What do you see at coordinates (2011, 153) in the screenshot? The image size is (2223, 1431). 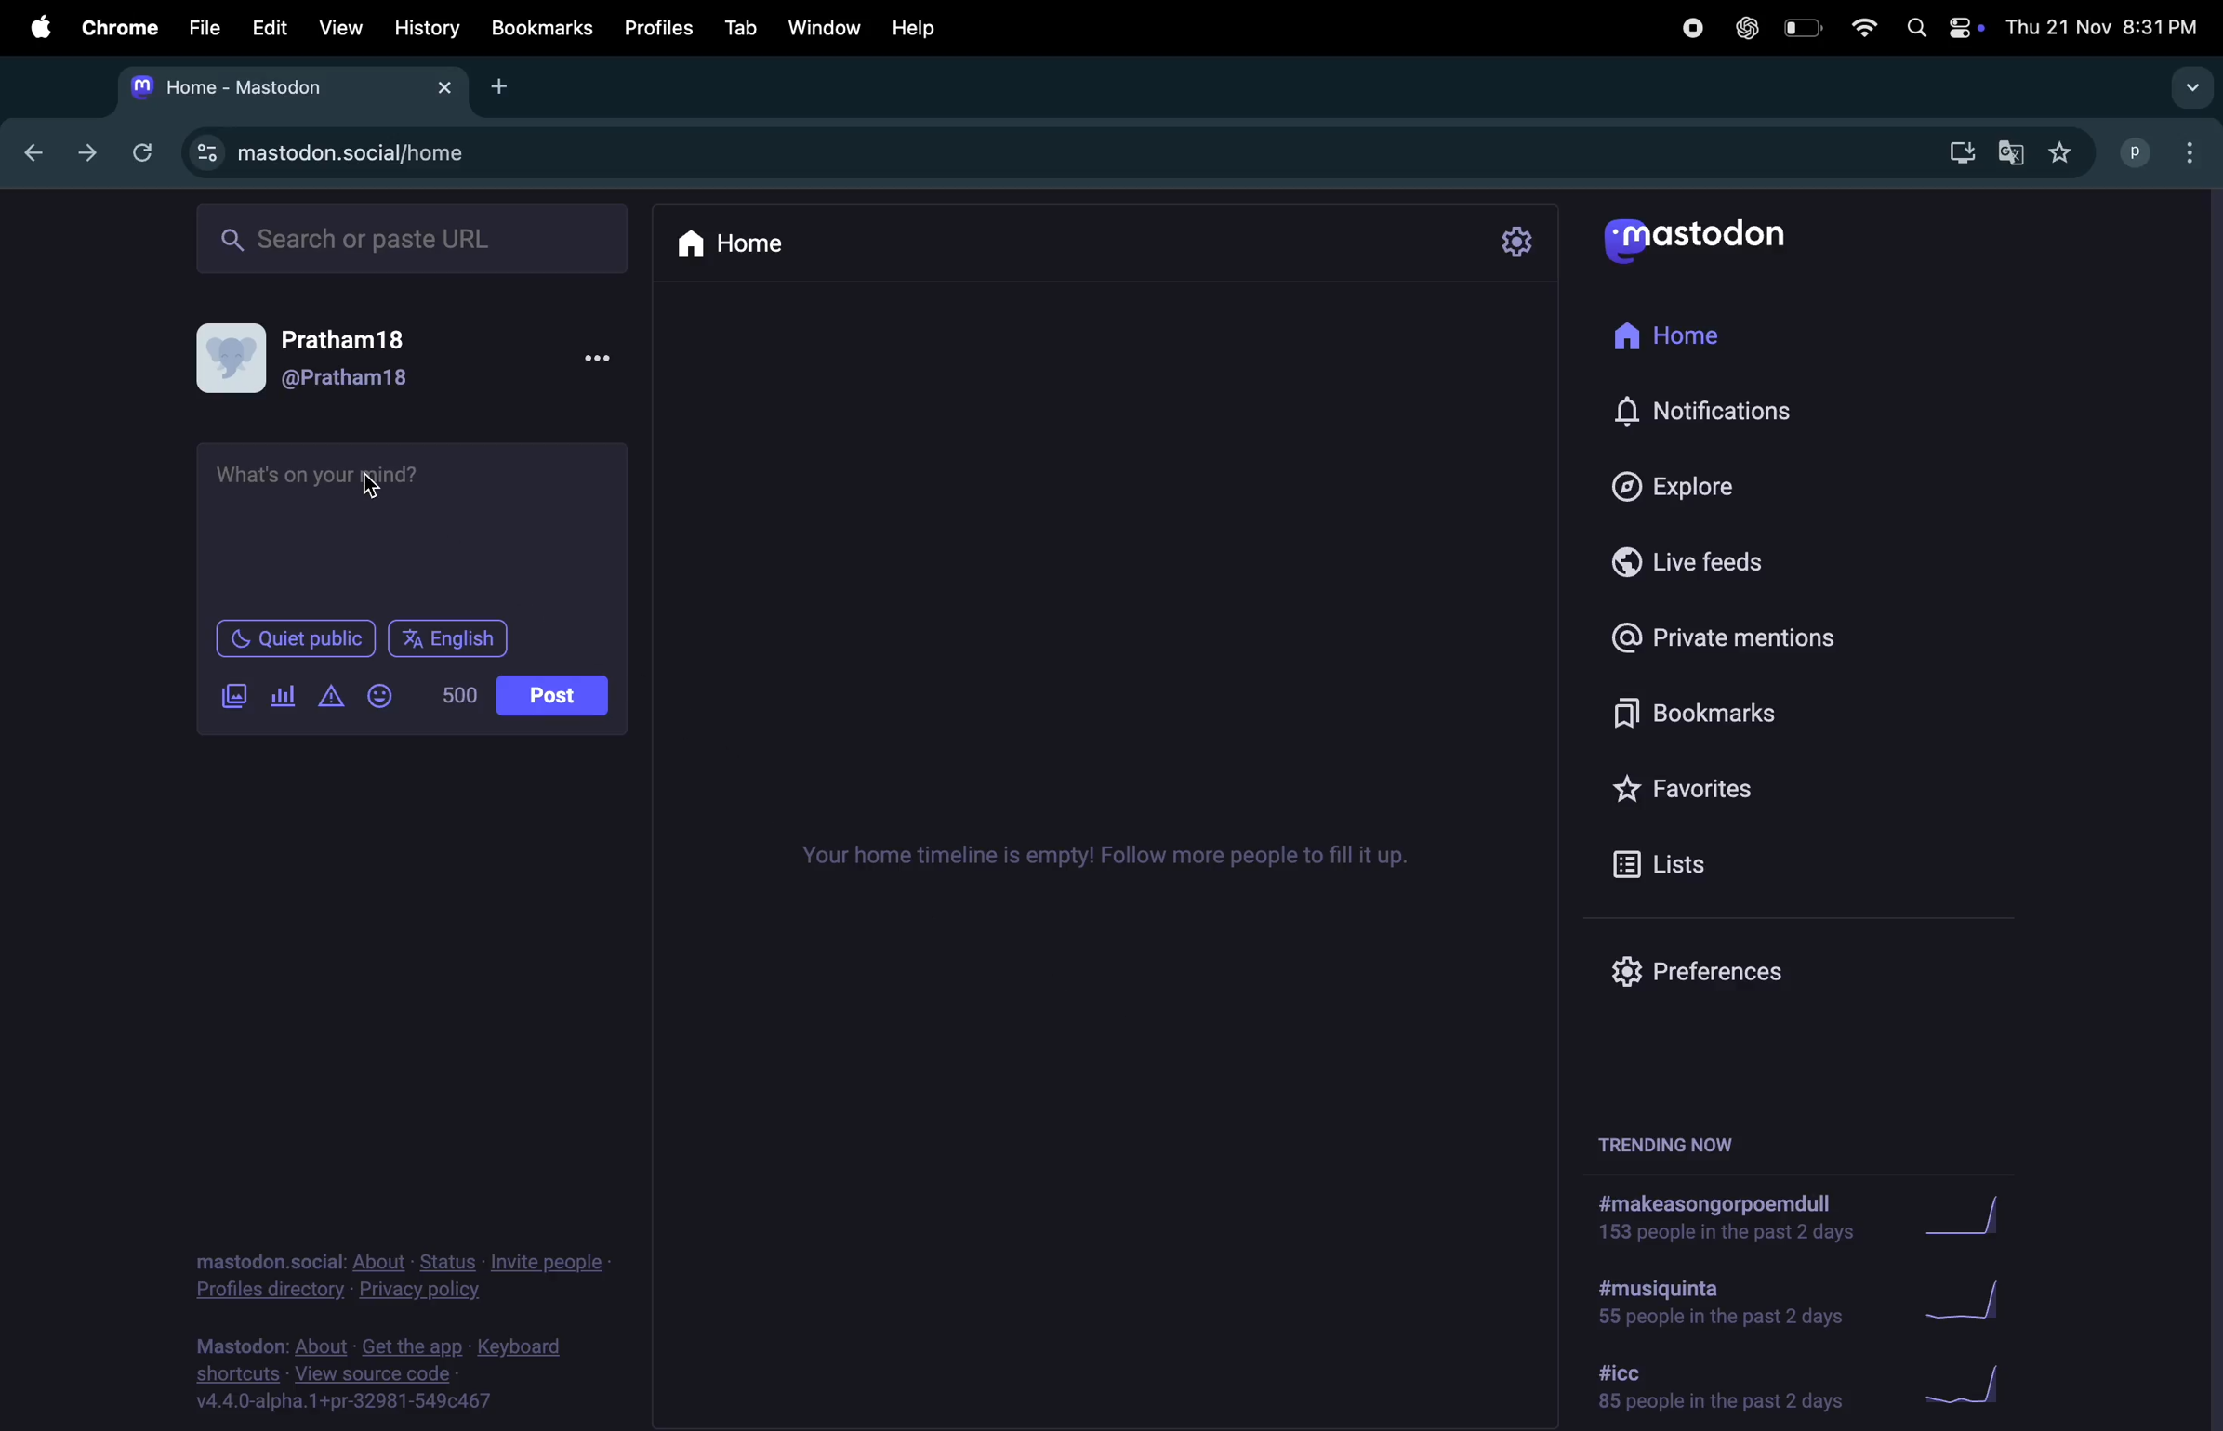 I see `translate` at bounding box center [2011, 153].